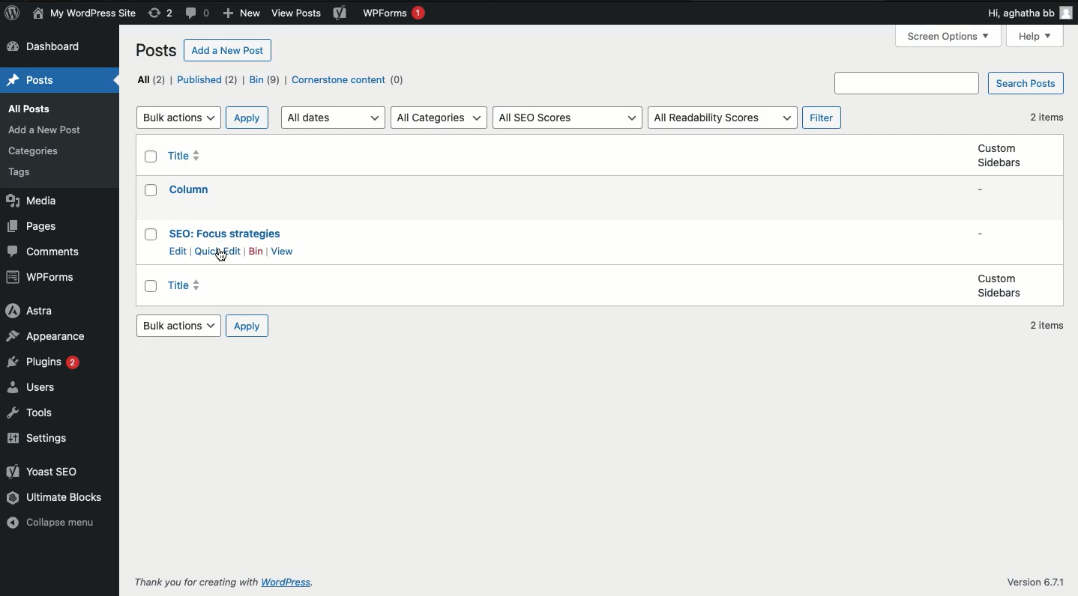 The image size is (1078, 596). What do you see at coordinates (42, 276) in the screenshot?
I see `WPForms` at bounding box center [42, 276].